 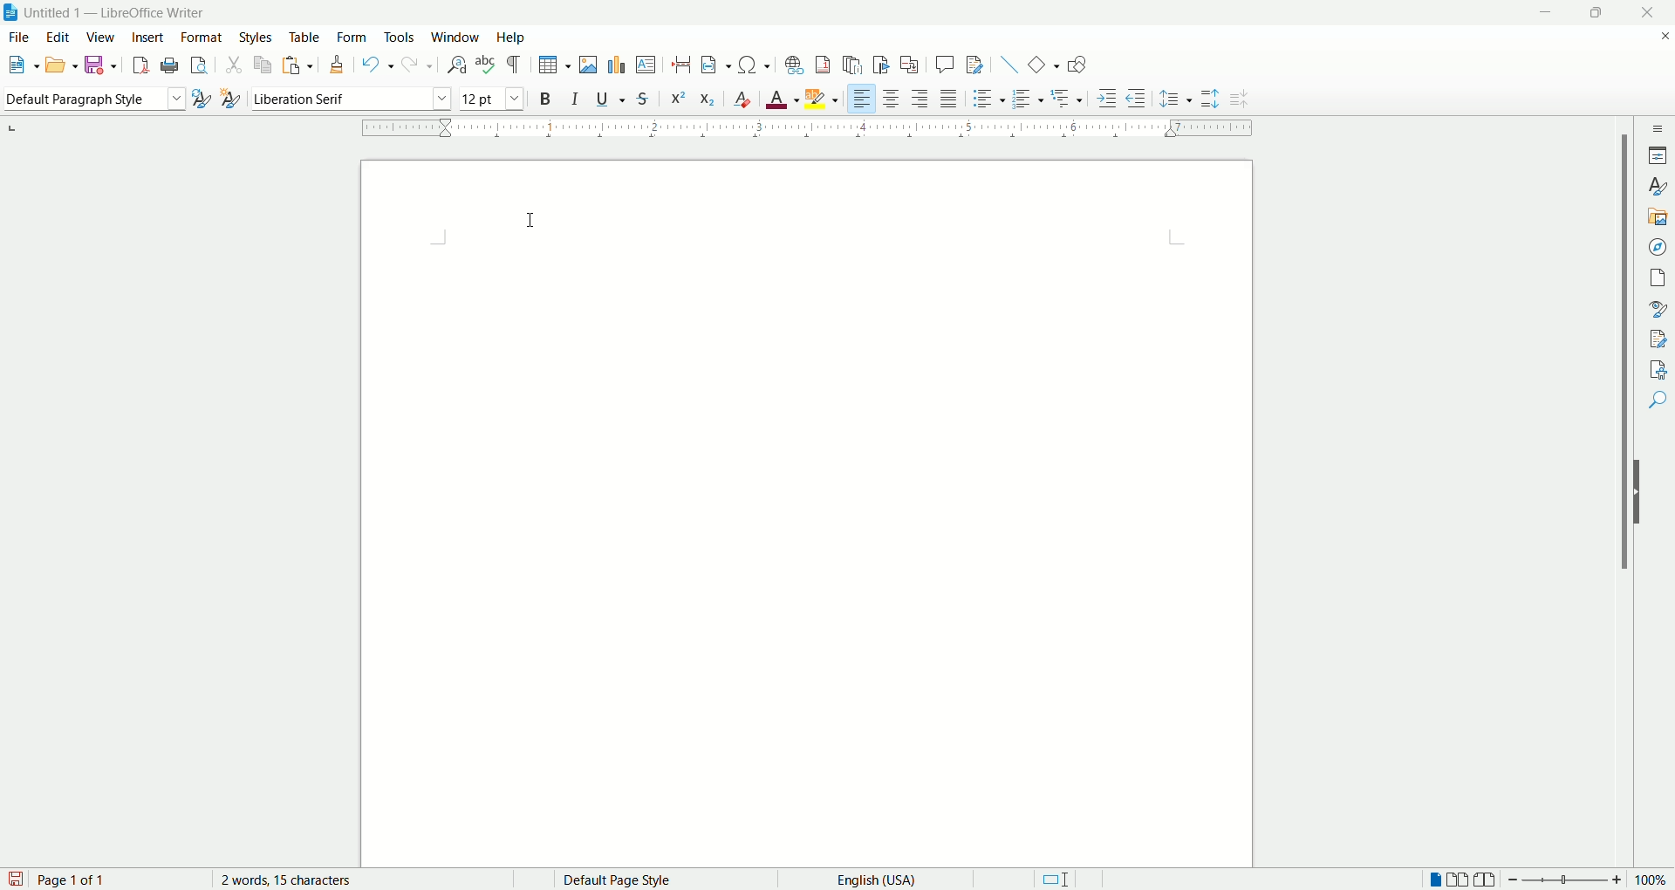 I want to click on style inspector, so click(x=1659, y=307).